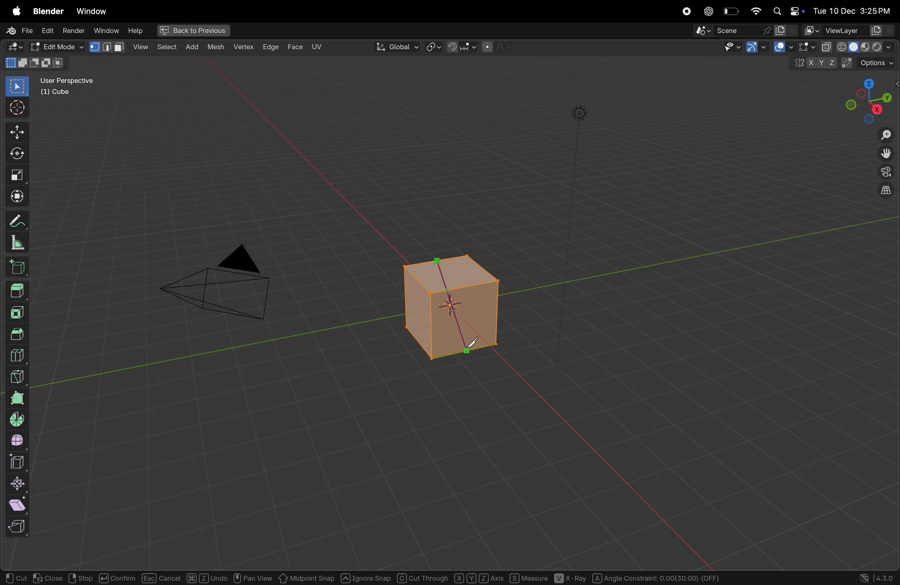  What do you see at coordinates (296, 46) in the screenshot?
I see `Face` at bounding box center [296, 46].